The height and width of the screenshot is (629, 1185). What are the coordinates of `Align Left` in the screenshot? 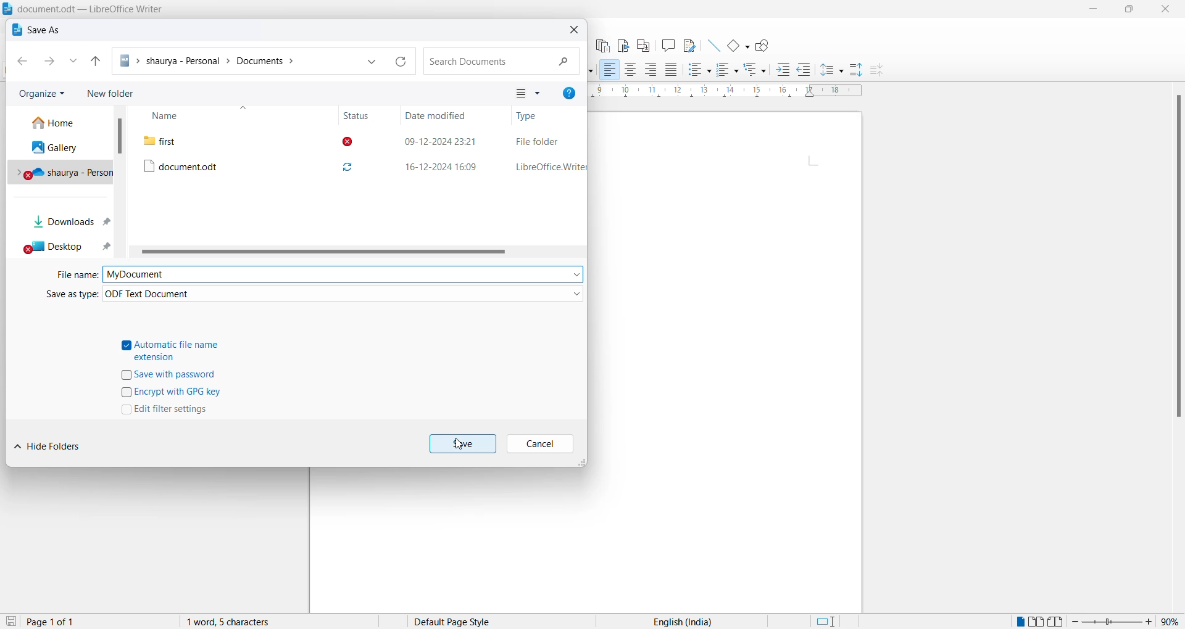 It's located at (609, 70).